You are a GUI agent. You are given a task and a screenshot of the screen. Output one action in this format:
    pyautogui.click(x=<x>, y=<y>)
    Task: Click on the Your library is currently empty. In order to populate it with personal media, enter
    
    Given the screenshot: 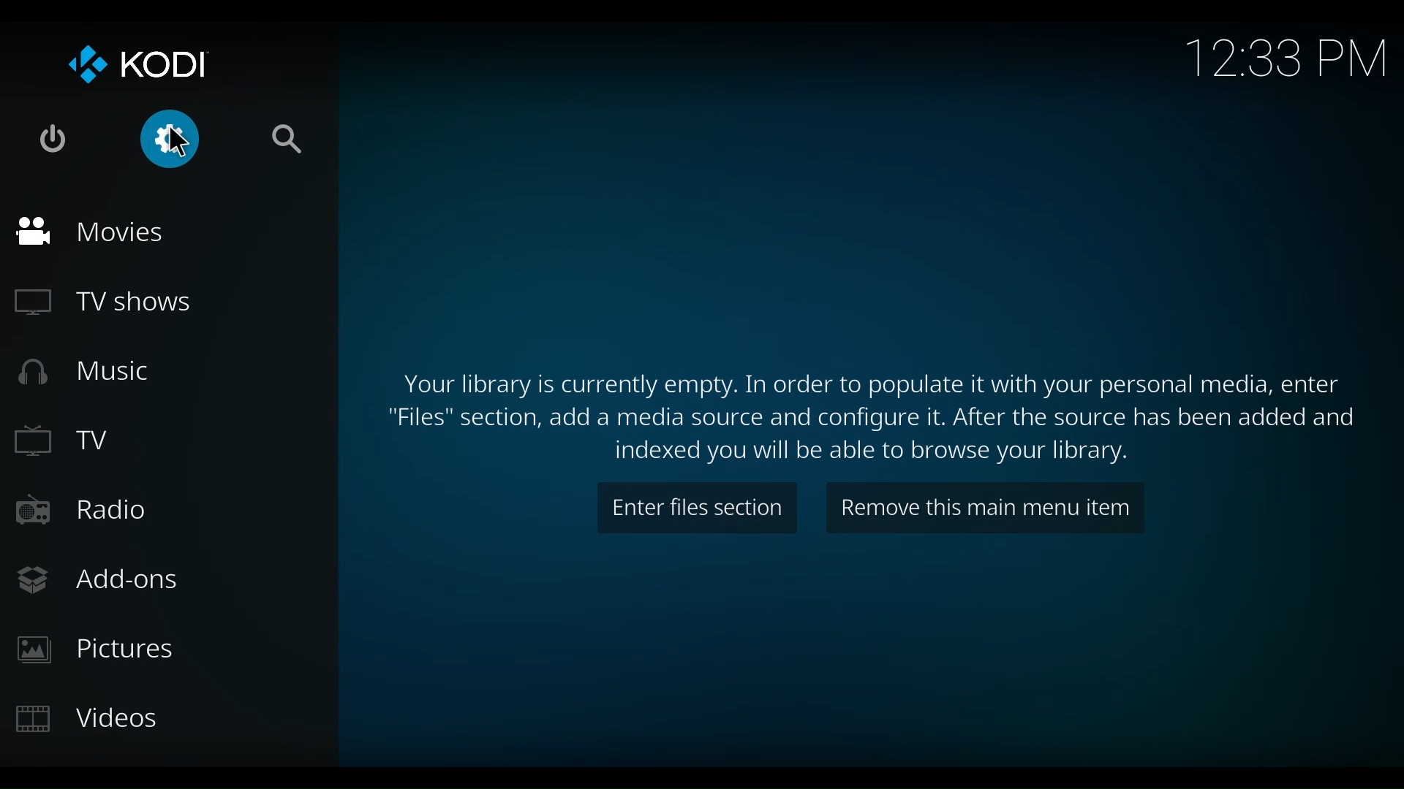 What is the action you would take?
    pyautogui.click(x=868, y=384)
    